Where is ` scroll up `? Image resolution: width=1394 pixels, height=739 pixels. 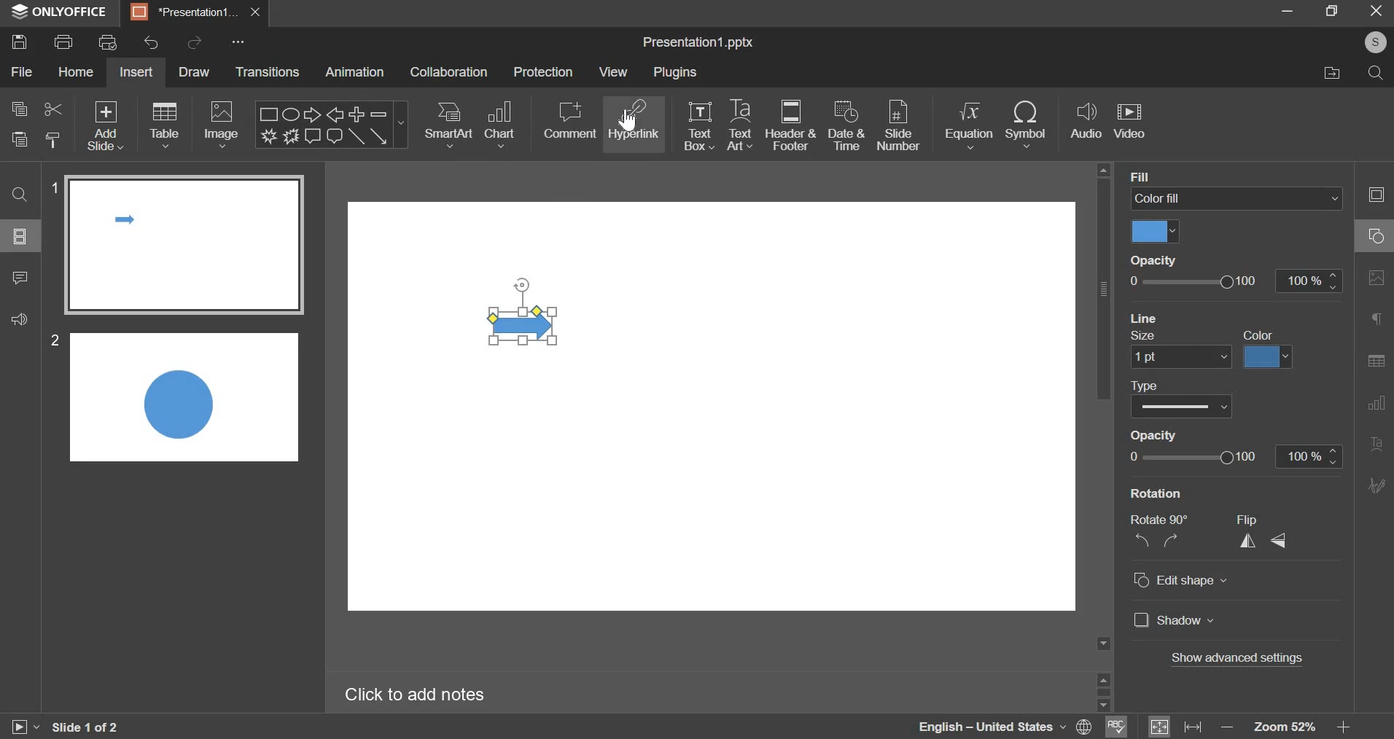  scroll up  is located at coordinates (1104, 679).